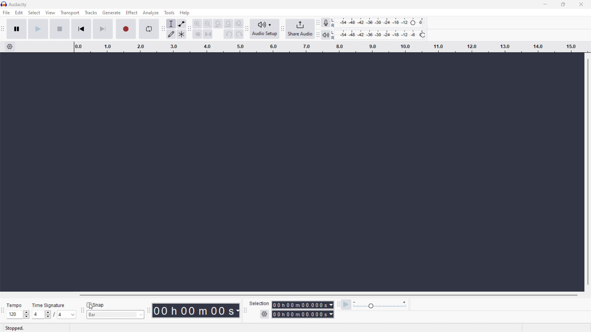 Image resolution: width=591 pixels, height=332 pixels. I want to click on selection toolbar, so click(246, 310).